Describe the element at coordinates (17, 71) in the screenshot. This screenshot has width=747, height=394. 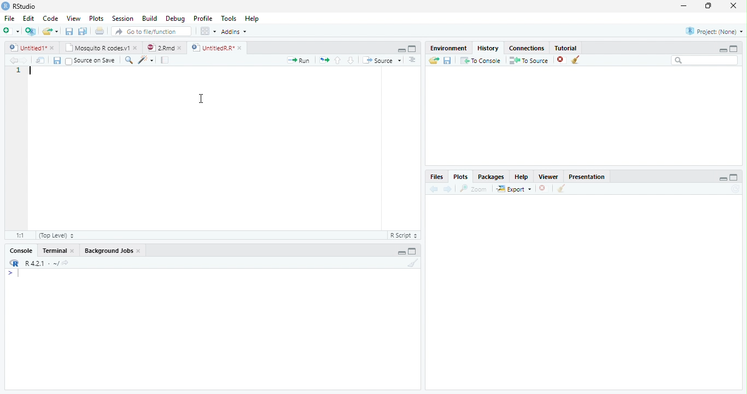
I see `1` at that location.